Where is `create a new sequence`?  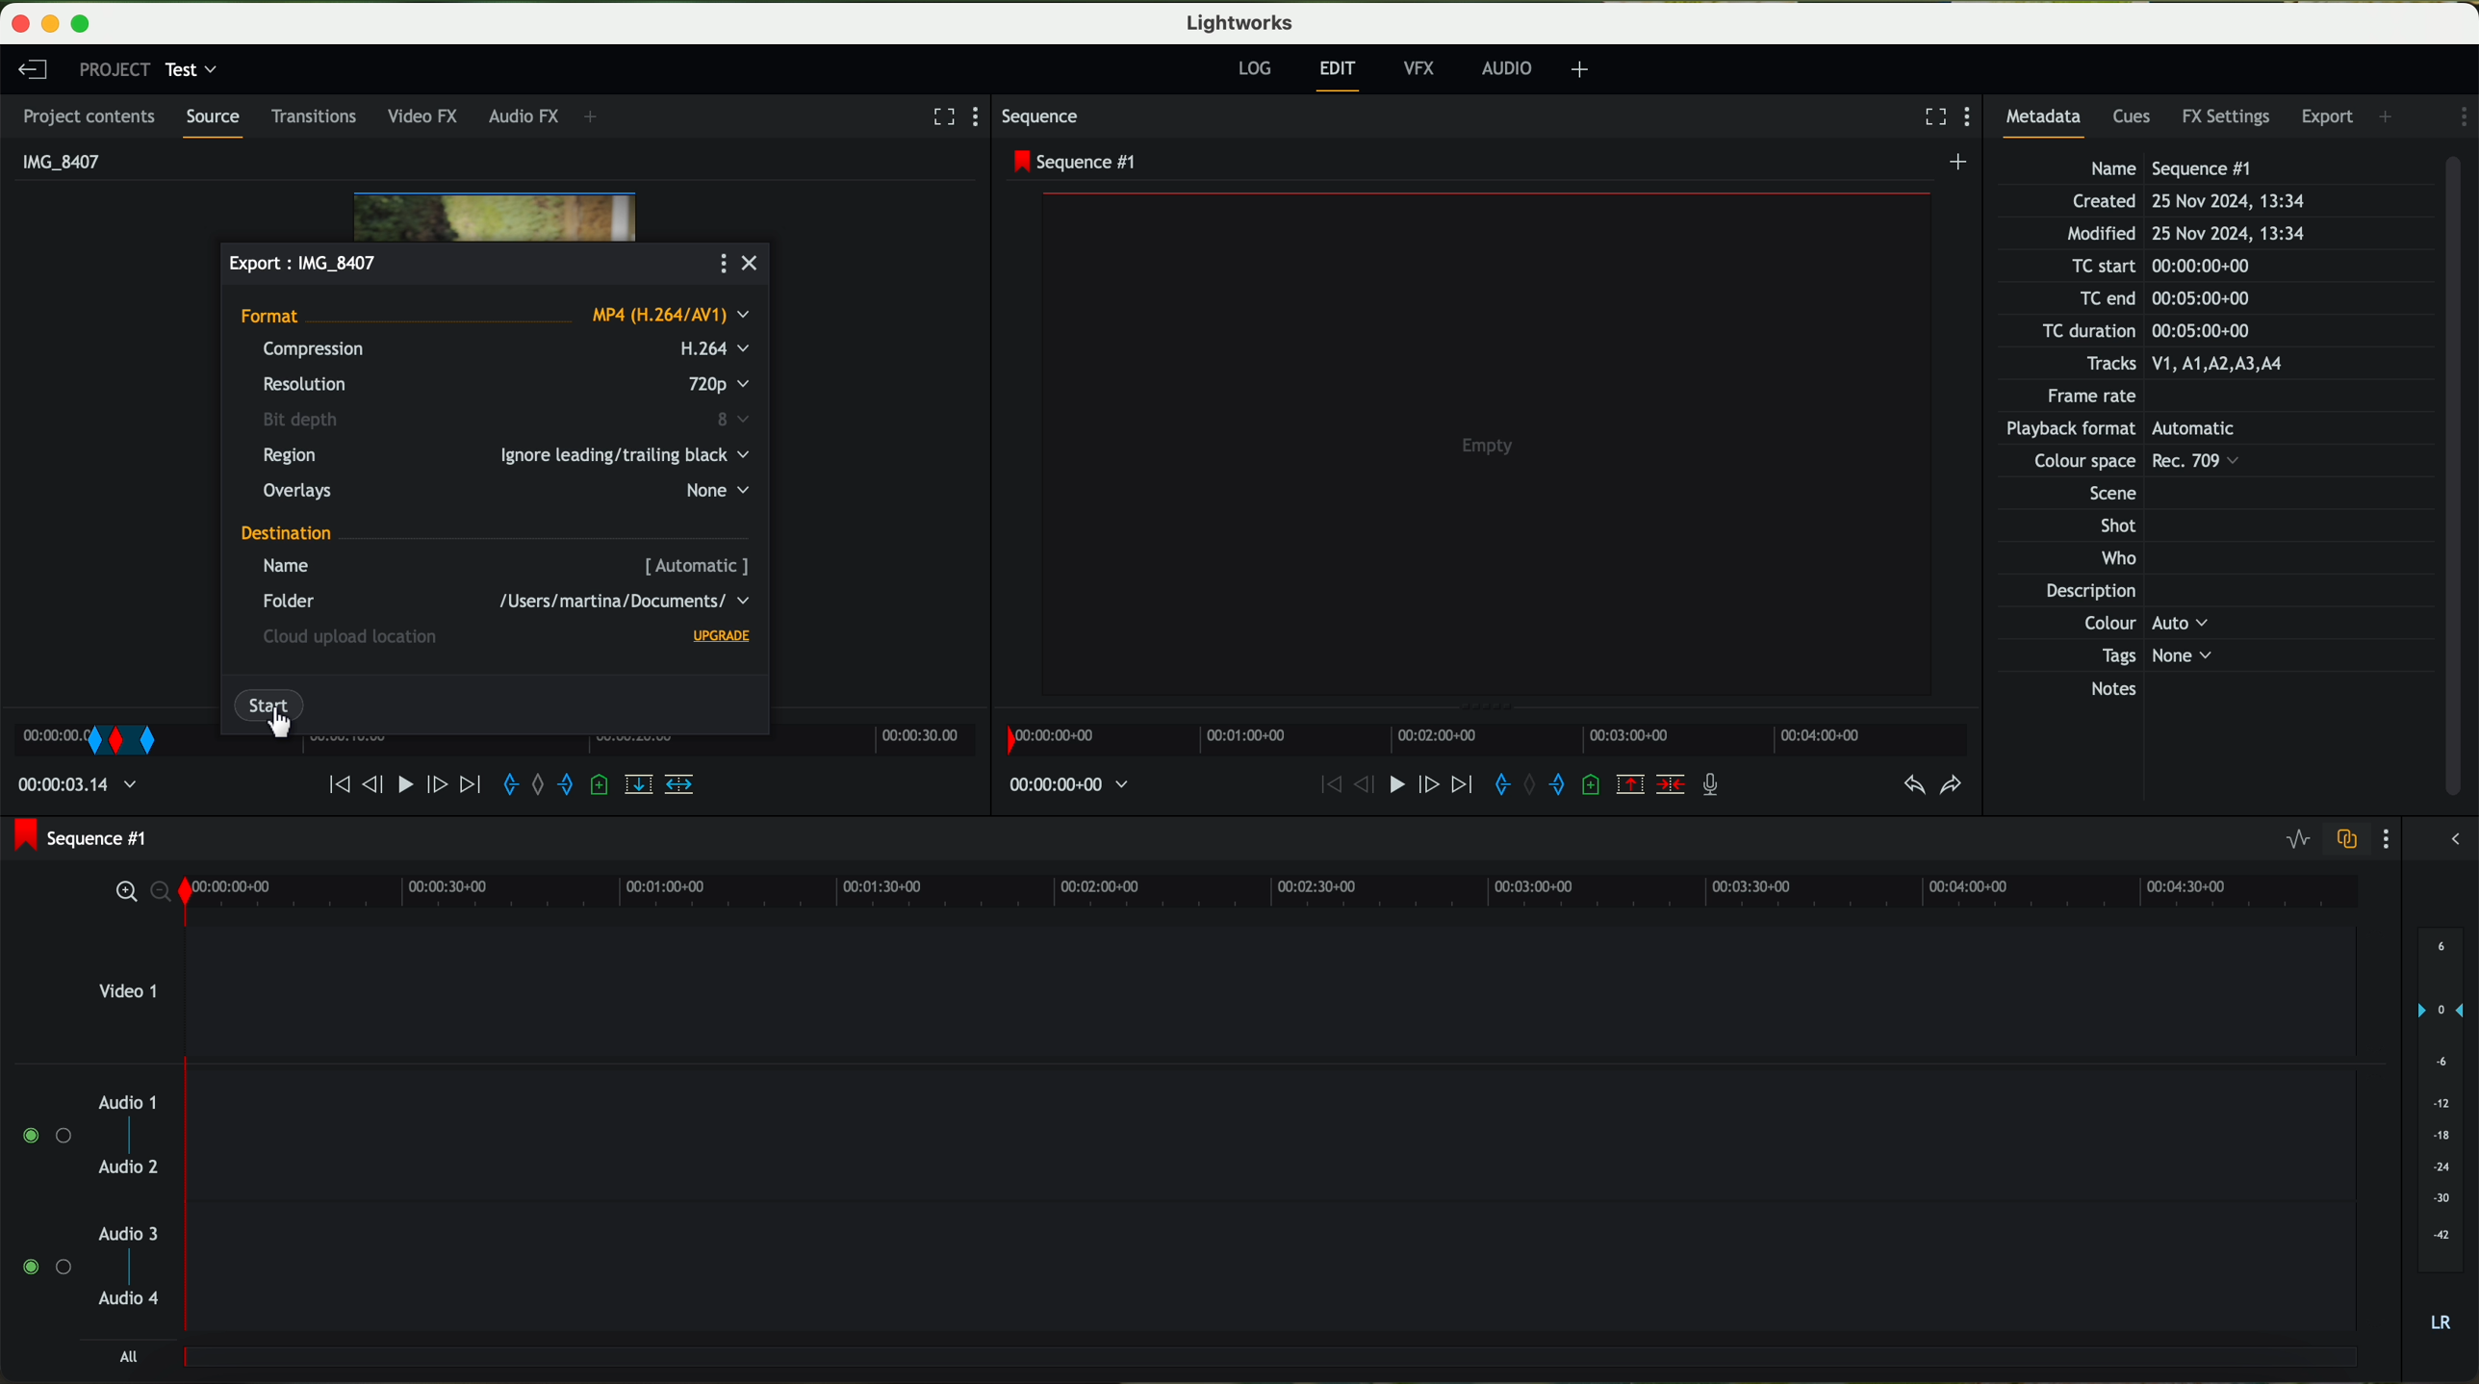 create a new sequence is located at coordinates (1959, 165).